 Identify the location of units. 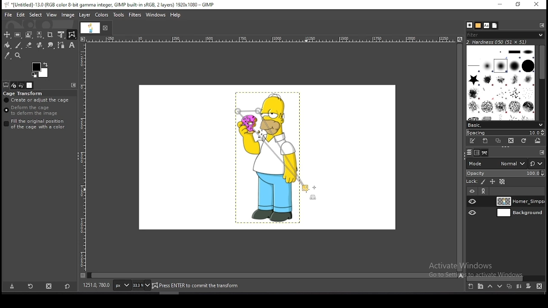
(121, 286).